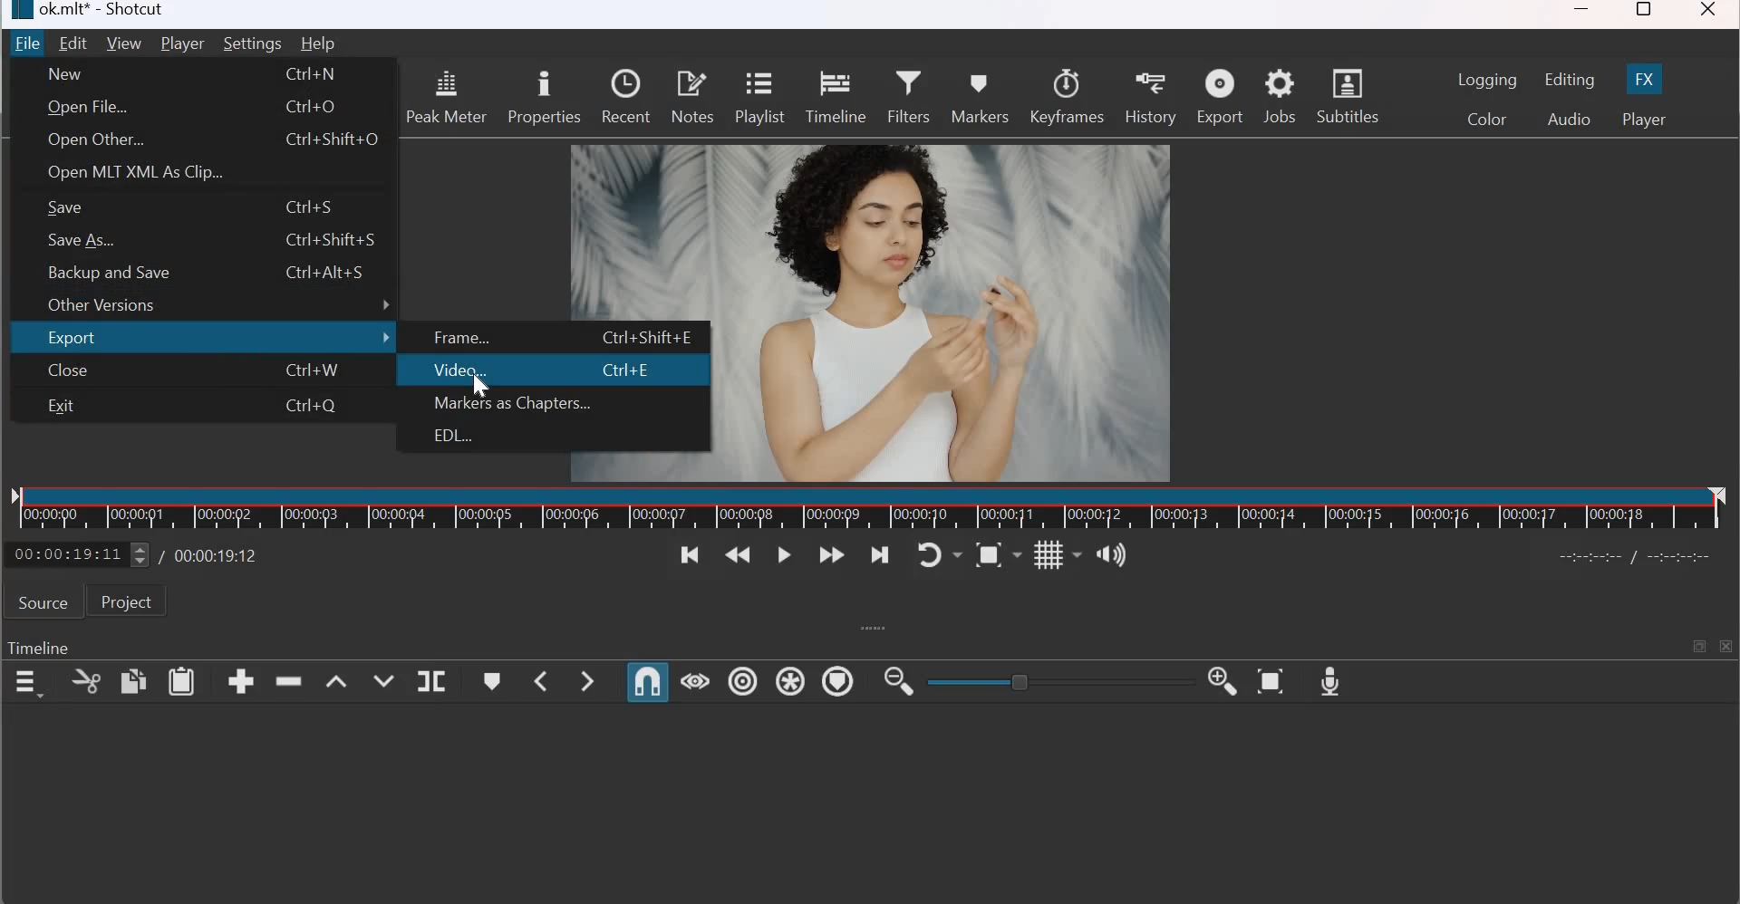 Image resolution: width=1740 pixels, height=904 pixels. What do you see at coordinates (382, 681) in the screenshot?
I see `Overwrite` at bounding box center [382, 681].